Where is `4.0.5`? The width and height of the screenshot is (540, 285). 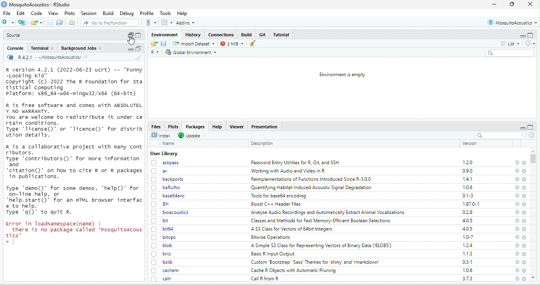 4.0.5 is located at coordinates (468, 220).